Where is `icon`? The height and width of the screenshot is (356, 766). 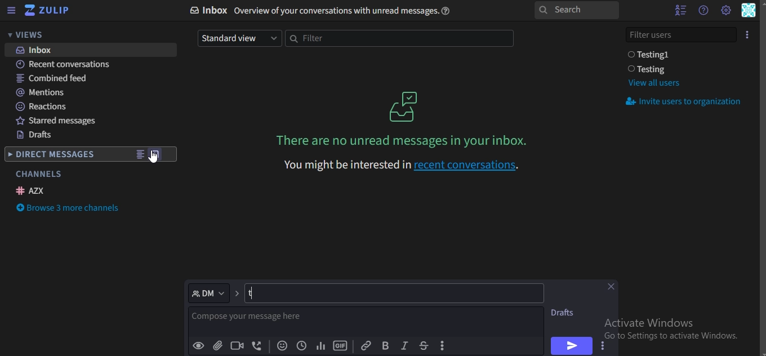 icon is located at coordinates (48, 11).